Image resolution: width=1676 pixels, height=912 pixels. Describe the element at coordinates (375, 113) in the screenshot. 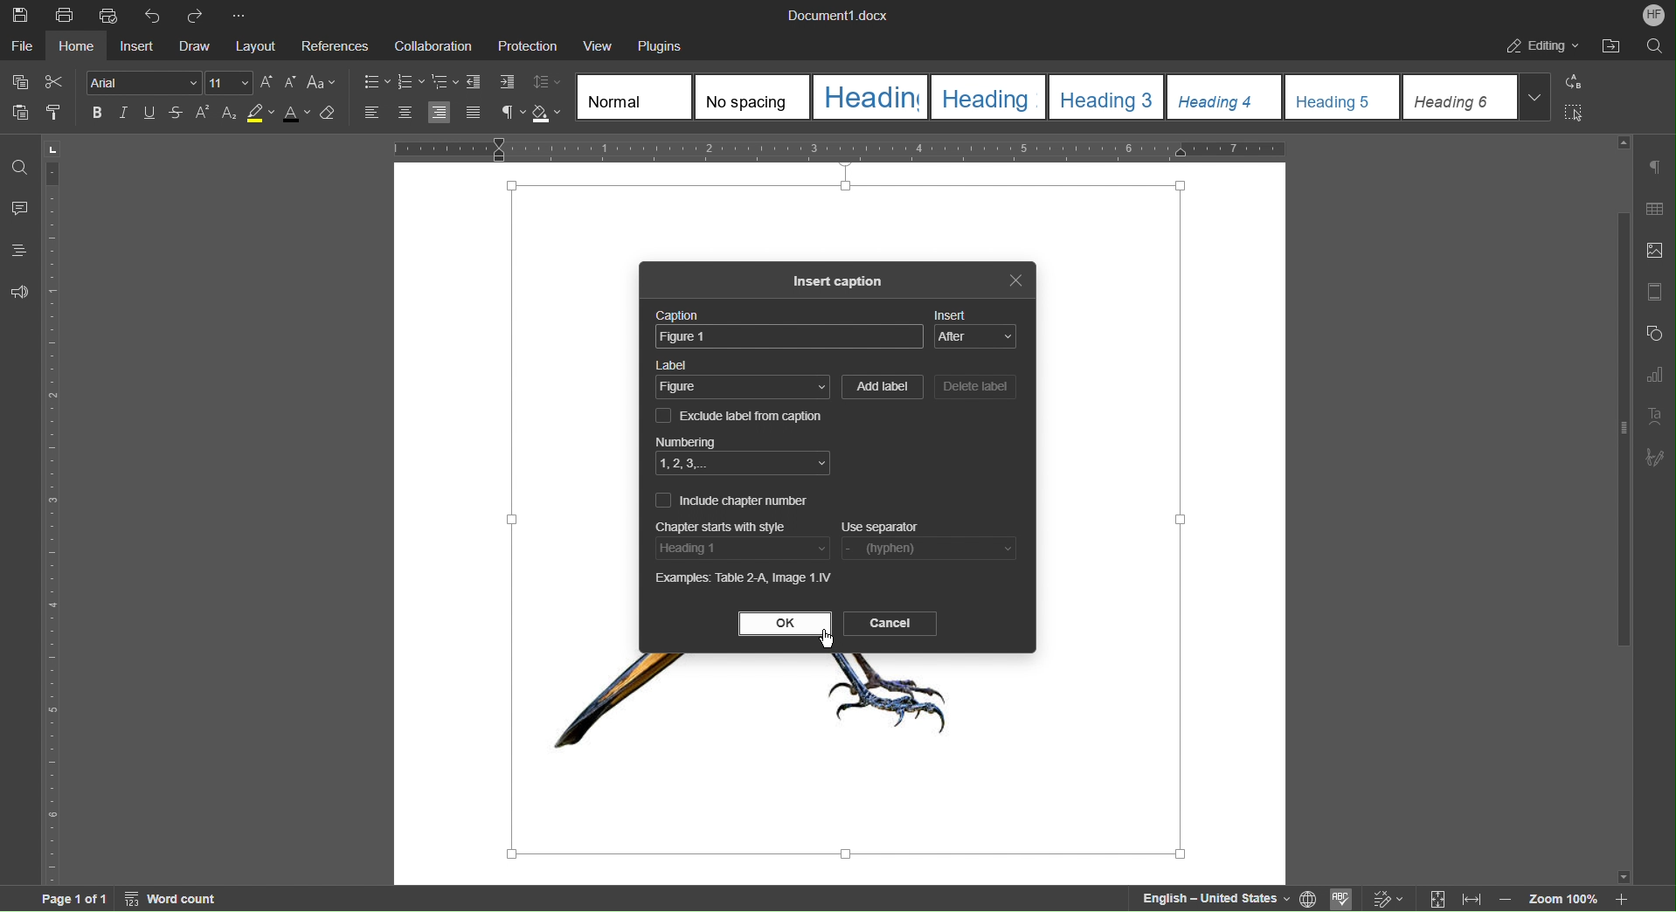

I see `Align Left` at that location.